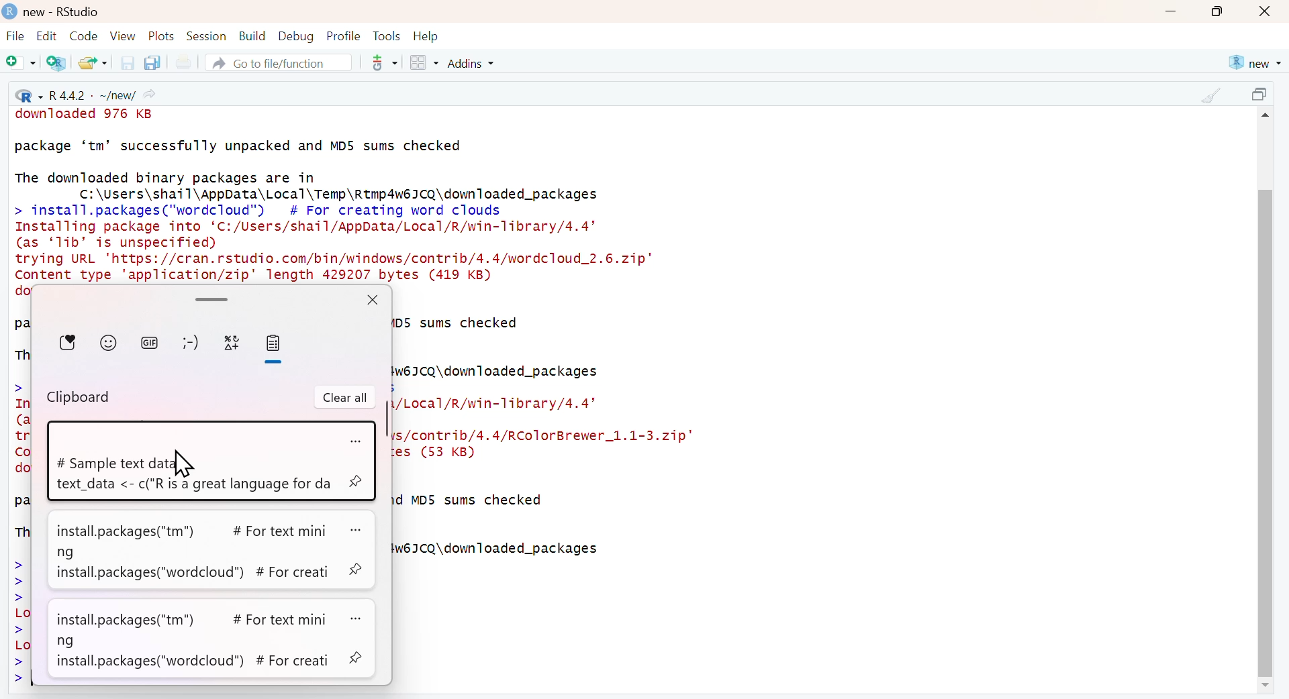 Image resolution: width=1289 pixels, height=699 pixels. I want to click on GIF, so click(149, 343).